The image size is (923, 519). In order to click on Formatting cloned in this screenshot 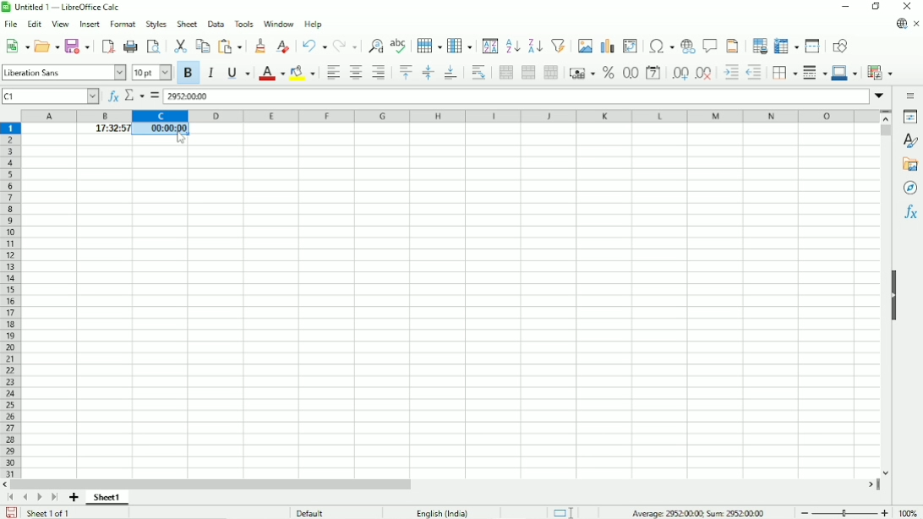, I will do `click(161, 129)`.